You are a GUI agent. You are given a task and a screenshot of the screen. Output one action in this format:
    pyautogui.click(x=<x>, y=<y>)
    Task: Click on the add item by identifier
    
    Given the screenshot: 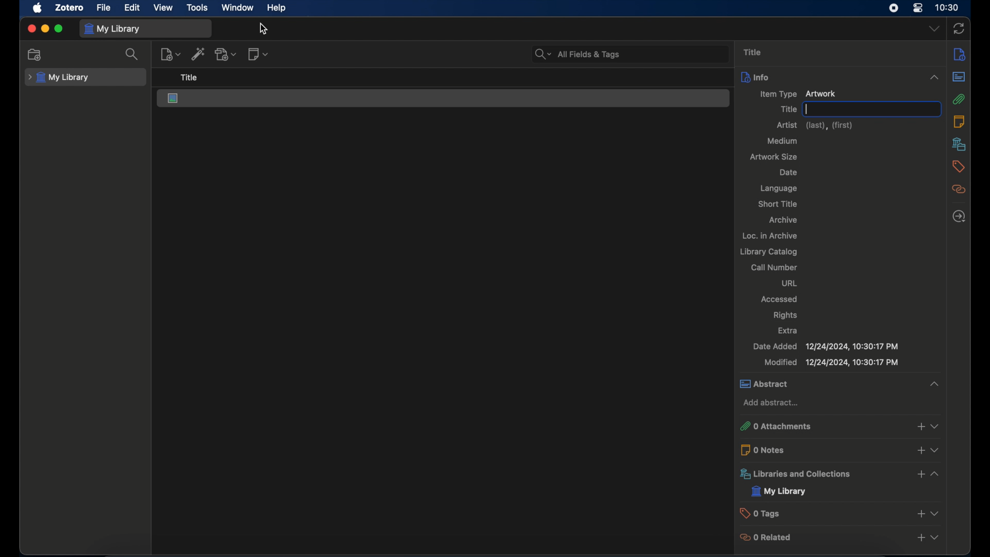 What is the action you would take?
    pyautogui.click(x=199, y=54)
    